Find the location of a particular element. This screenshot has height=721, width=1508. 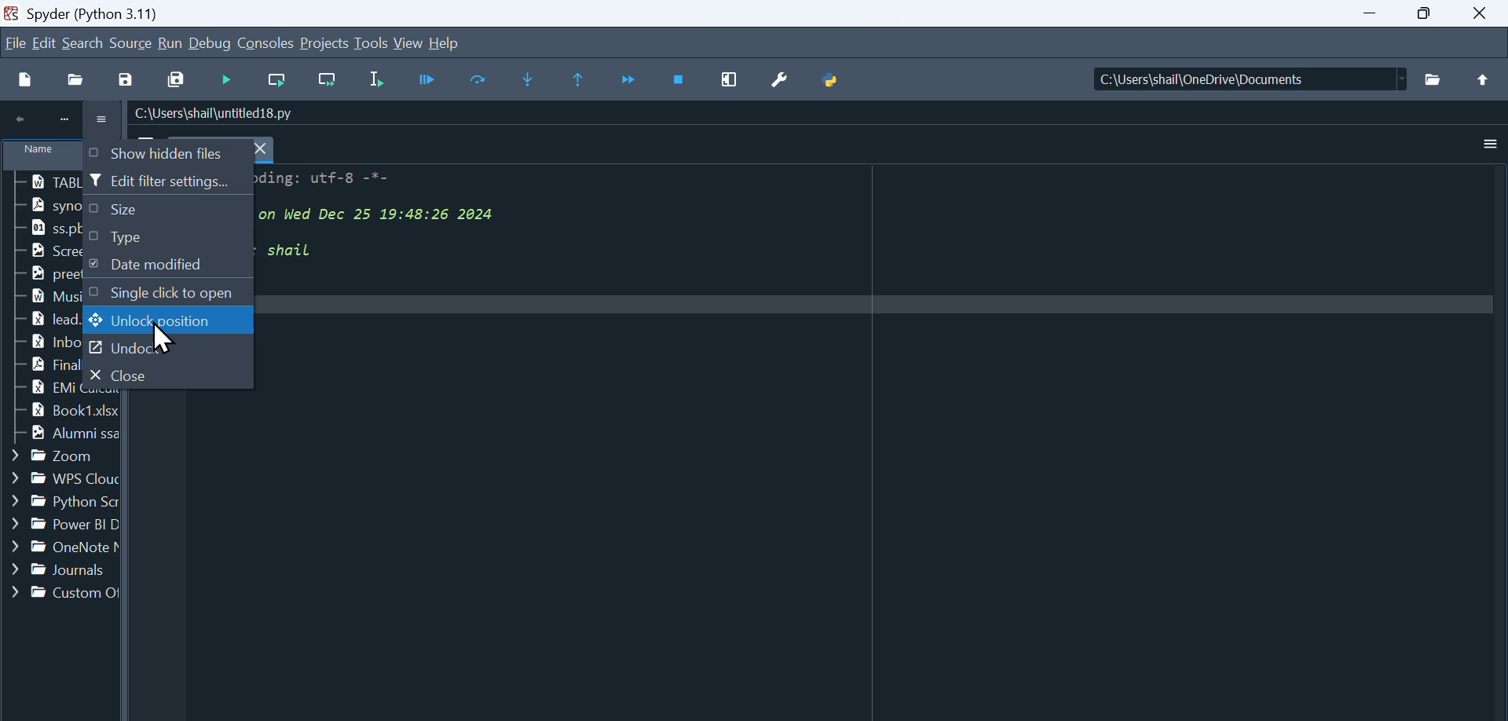

TABLE OF.. is located at coordinates (42, 182).